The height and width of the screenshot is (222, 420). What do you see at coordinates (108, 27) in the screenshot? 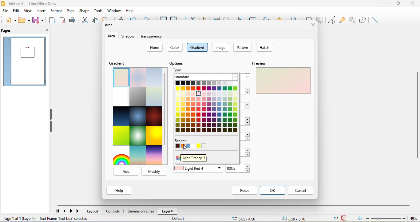
I see `area` at bounding box center [108, 27].